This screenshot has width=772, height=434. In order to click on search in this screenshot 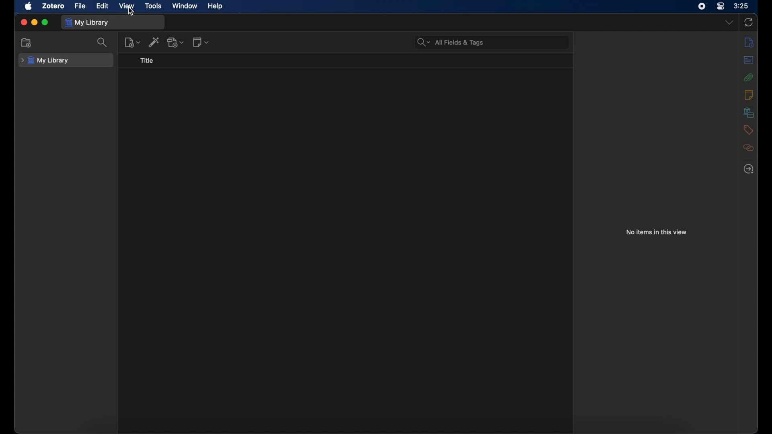, I will do `click(103, 43)`.